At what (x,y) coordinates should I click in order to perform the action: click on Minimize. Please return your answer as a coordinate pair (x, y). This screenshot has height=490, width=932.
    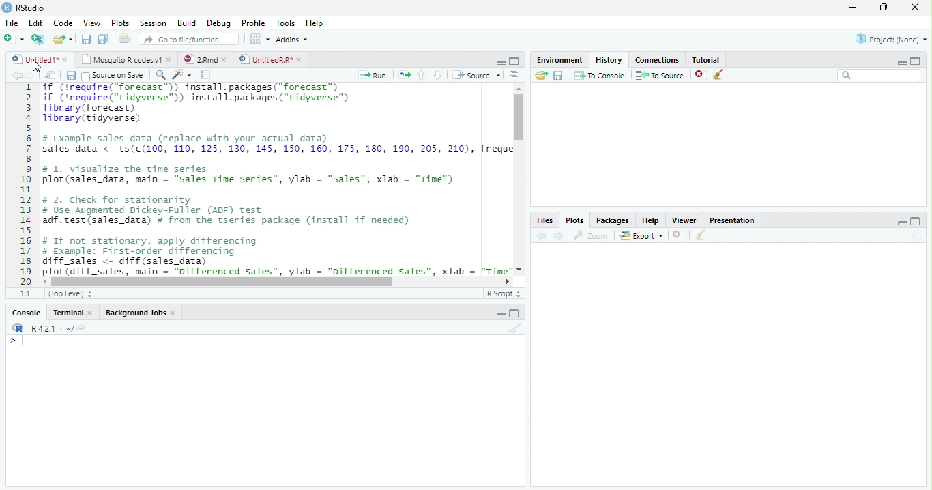
    Looking at the image, I should click on (901, 61).